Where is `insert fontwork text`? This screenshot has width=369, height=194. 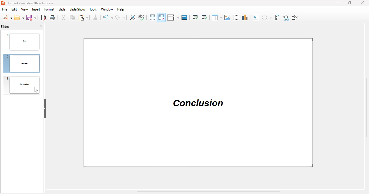 insert fontwork text is located at coordinates (277, 18).